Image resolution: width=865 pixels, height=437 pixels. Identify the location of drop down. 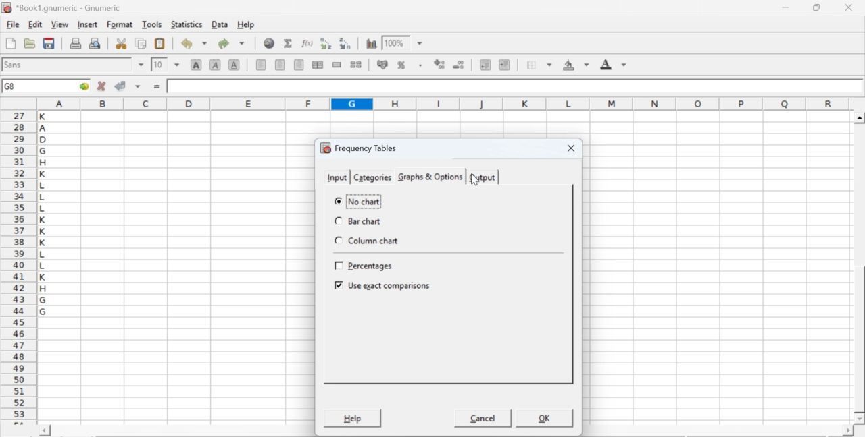
(420, 44).